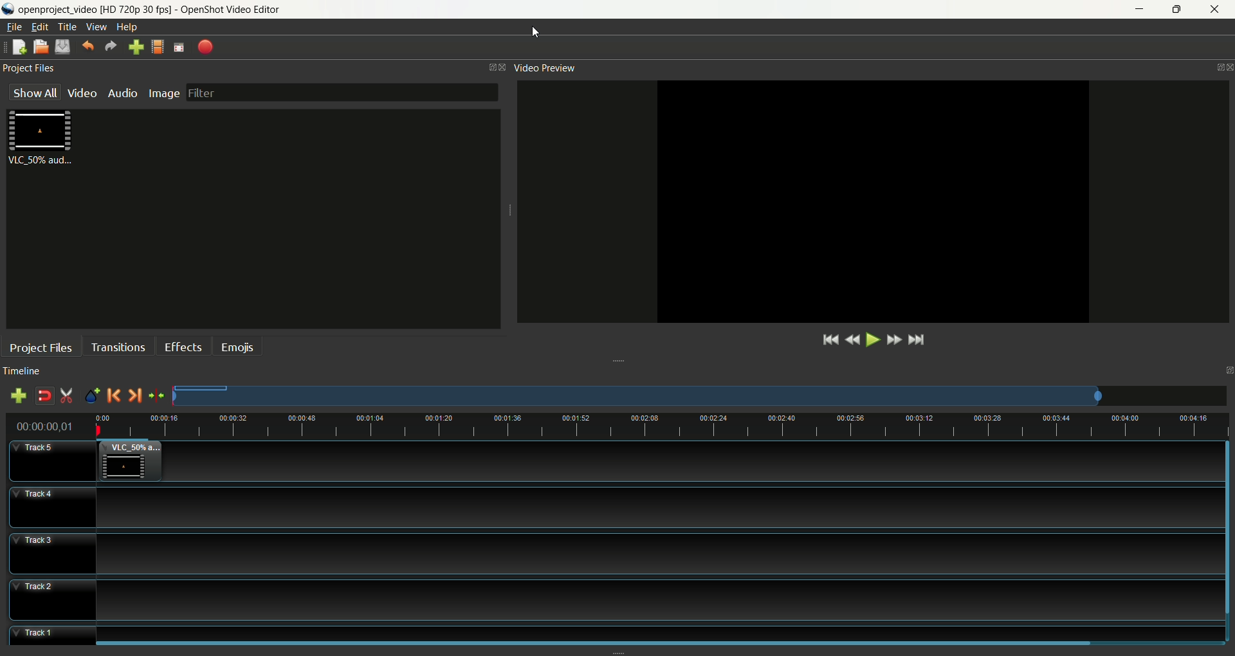  Describe the element at coordinates (29, 67) in the screenshot. I see `project files` at that location.